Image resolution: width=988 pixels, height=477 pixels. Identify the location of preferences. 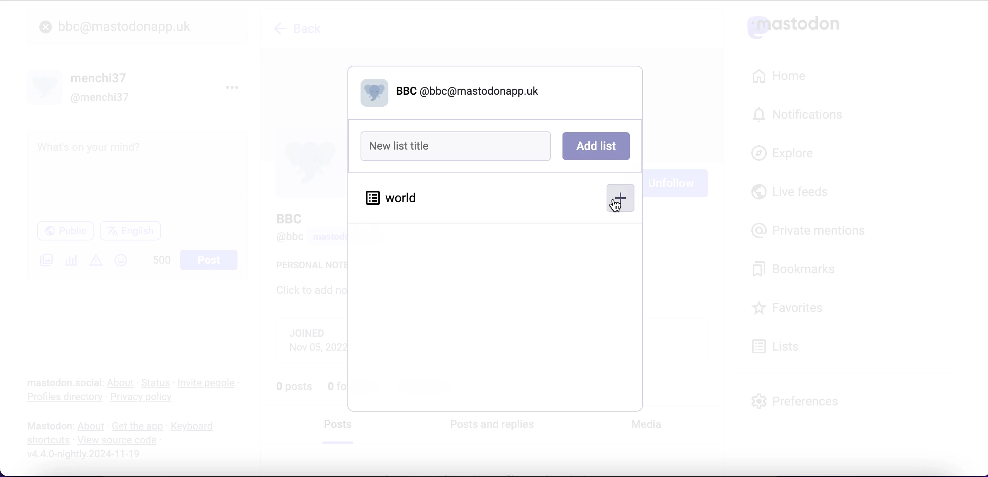
(795, 401).